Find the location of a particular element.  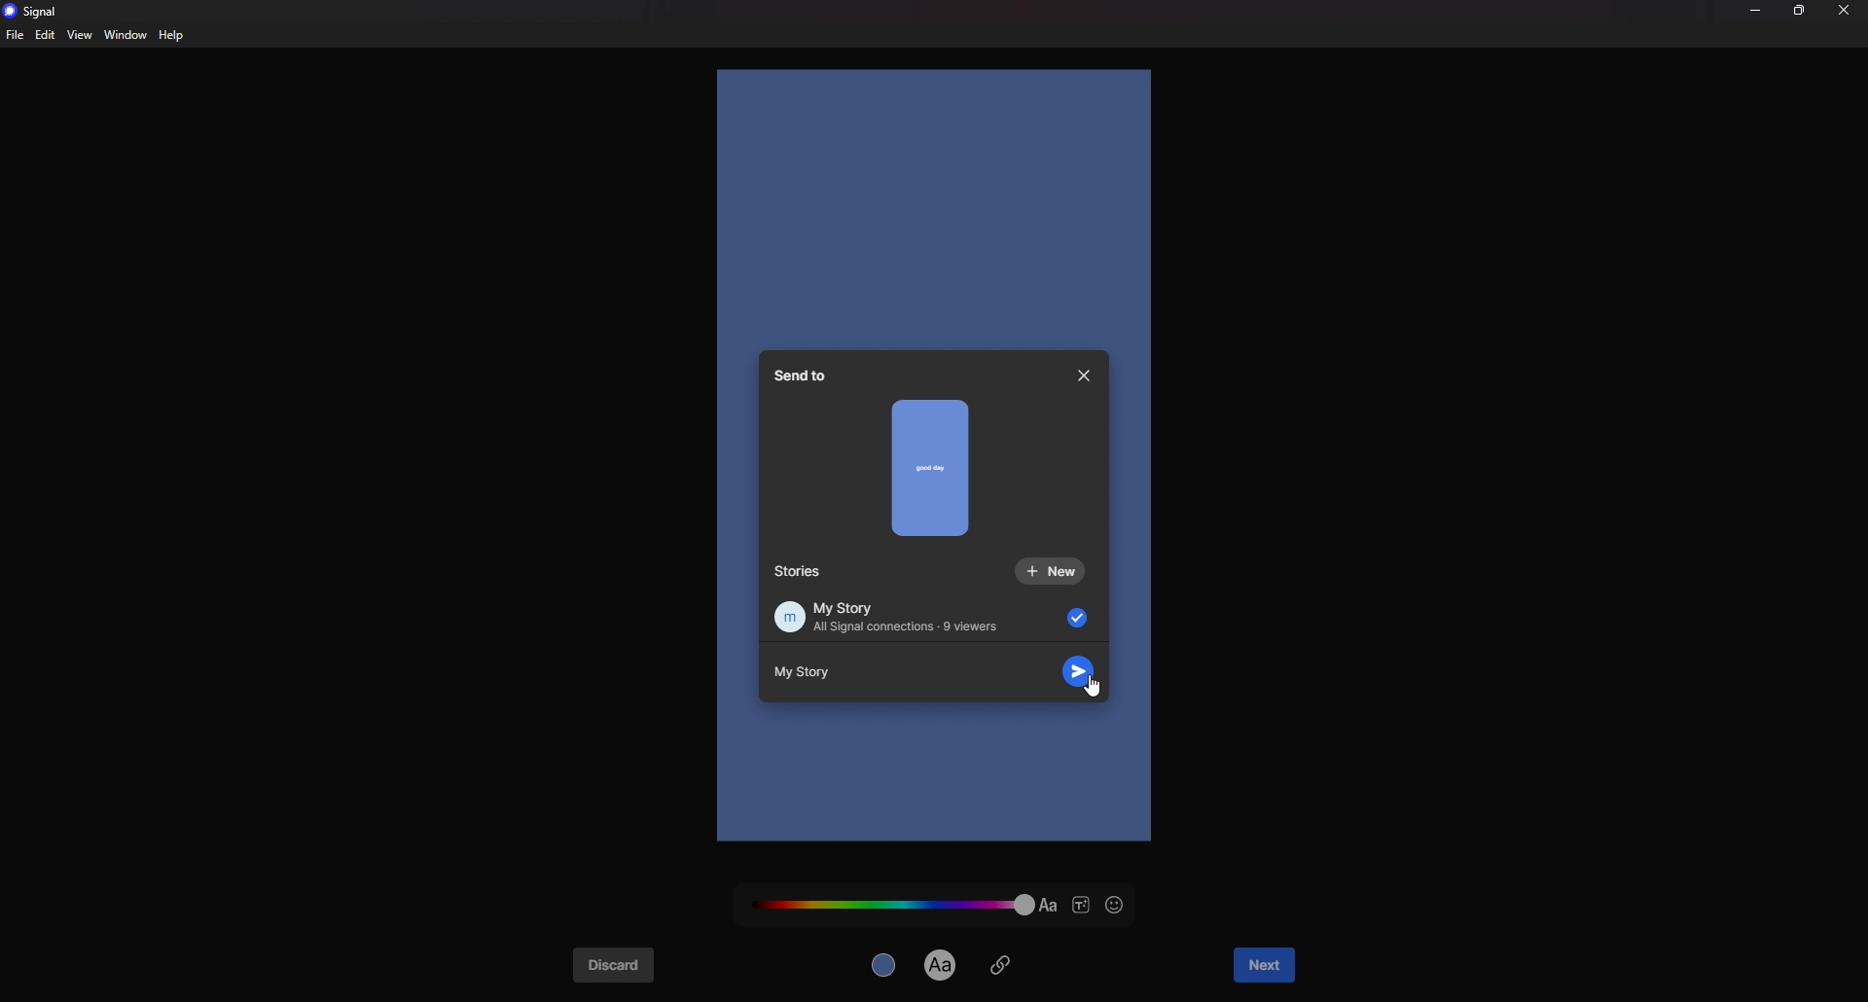

close is located at coordinates (1084, 376).